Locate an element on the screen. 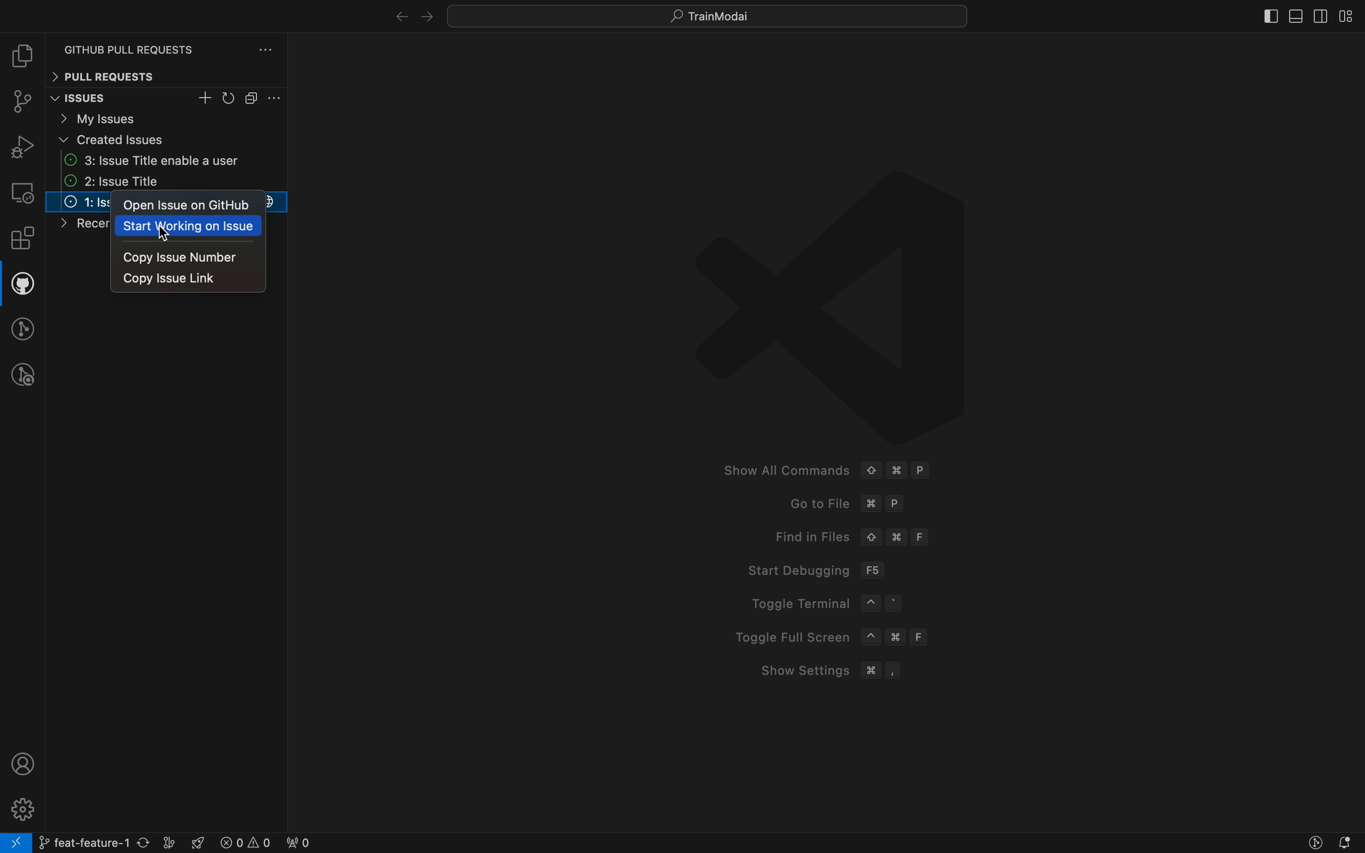 The height and width of the screenshot is (853, 1365). current branch is located at coordinates (108, 842).